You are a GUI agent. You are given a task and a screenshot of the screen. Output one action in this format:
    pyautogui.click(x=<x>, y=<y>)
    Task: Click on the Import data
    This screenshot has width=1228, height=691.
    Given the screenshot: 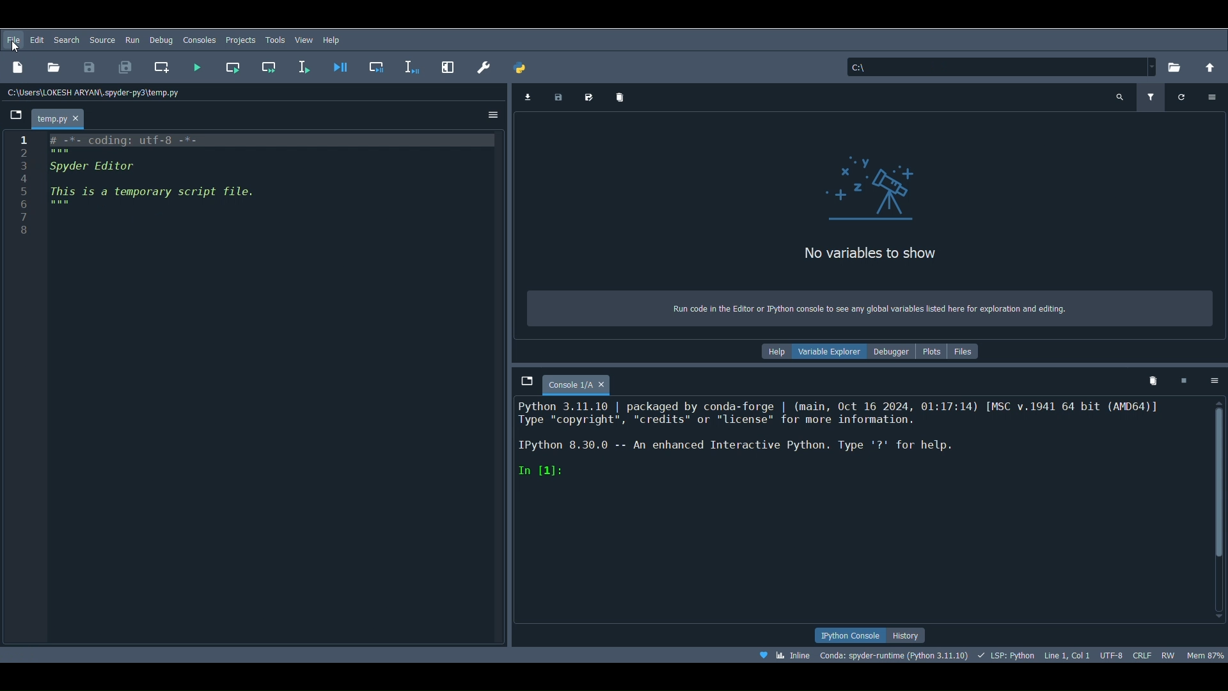 What is the action you would take?
    pyautogui.click(x=526, y=96)
    